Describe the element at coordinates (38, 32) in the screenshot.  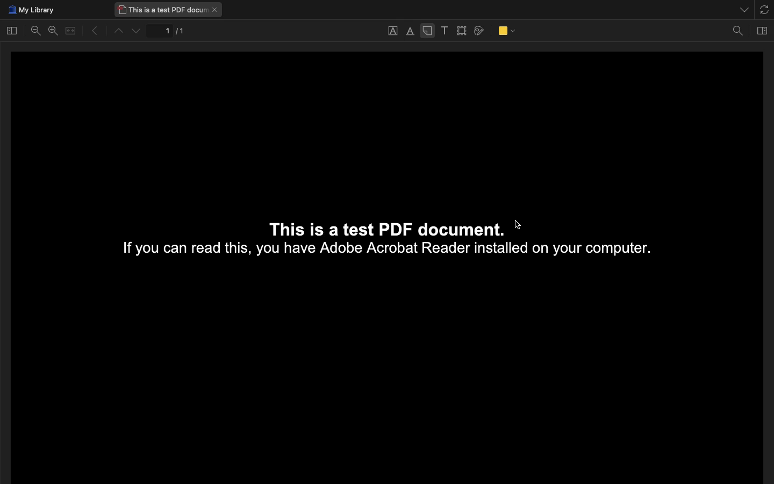
I see `Zoom out` at that location.